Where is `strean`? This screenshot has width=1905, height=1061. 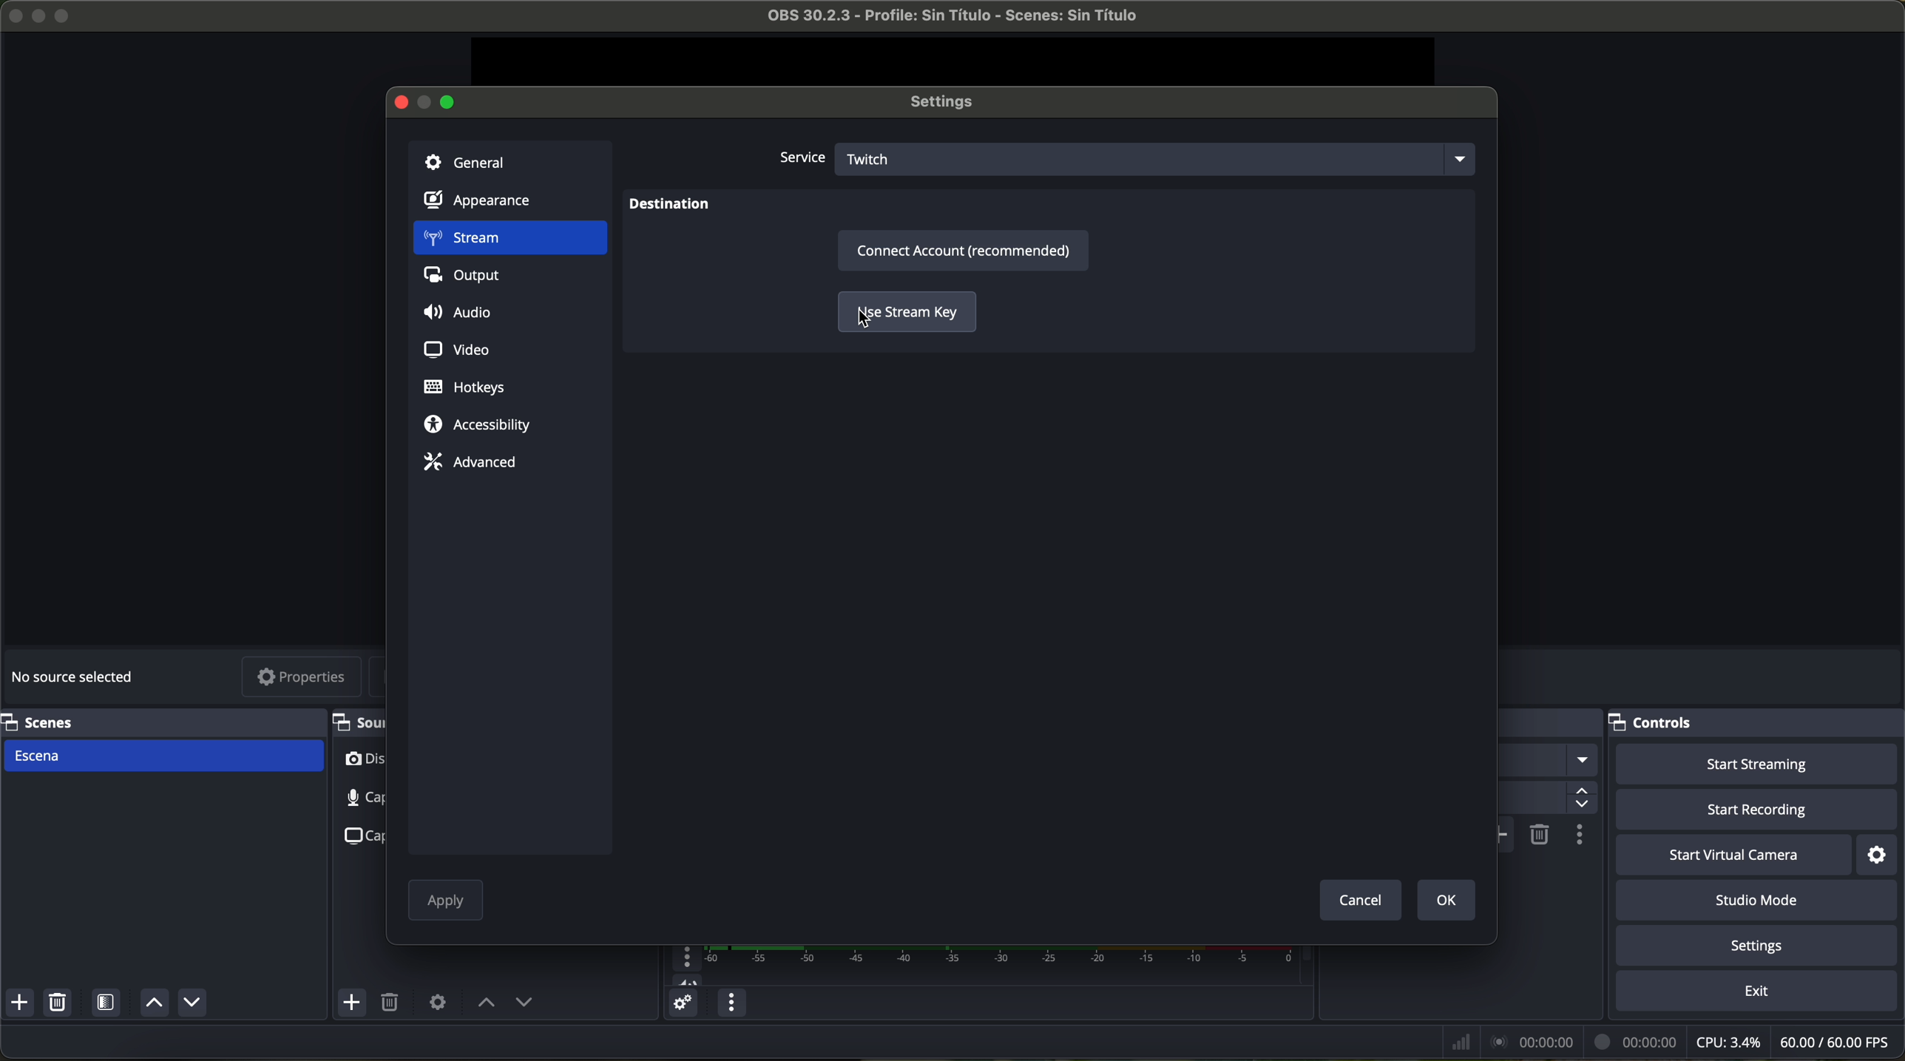
strean is located at coordinates (509, 240).